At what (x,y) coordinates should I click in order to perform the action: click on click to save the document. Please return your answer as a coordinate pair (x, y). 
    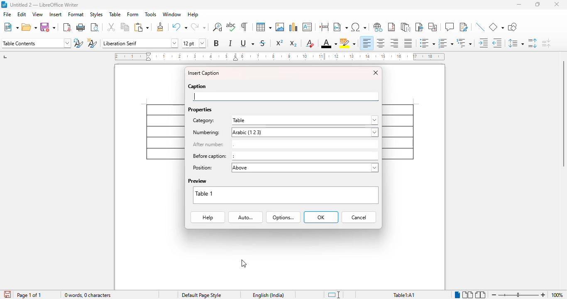
    Looking at the image, I should click on (8, 294).